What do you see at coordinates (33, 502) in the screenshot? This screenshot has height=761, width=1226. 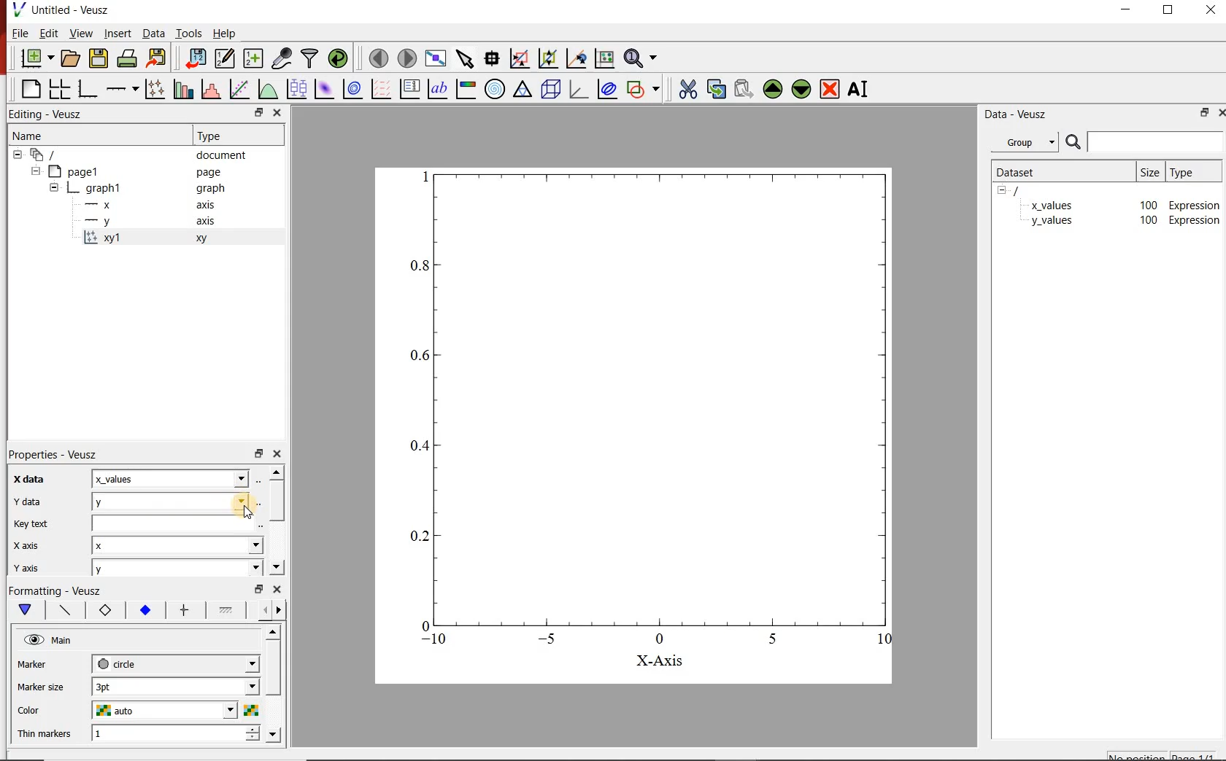 I see `Y data` at bounding box center [33, 502].